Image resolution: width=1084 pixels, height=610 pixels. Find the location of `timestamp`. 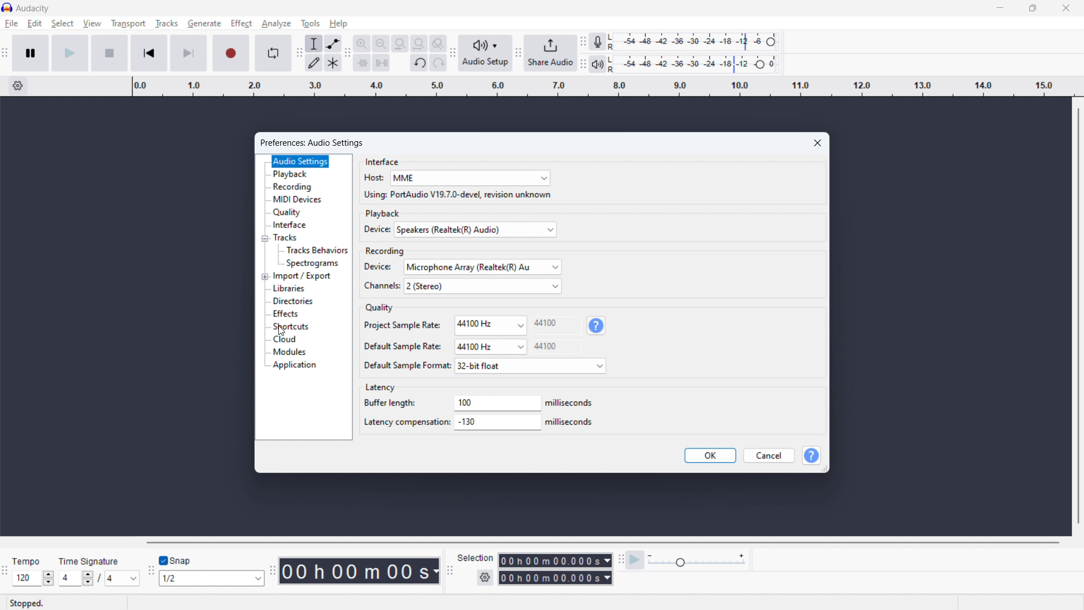

timestamp is located at coordinates (354, 571).